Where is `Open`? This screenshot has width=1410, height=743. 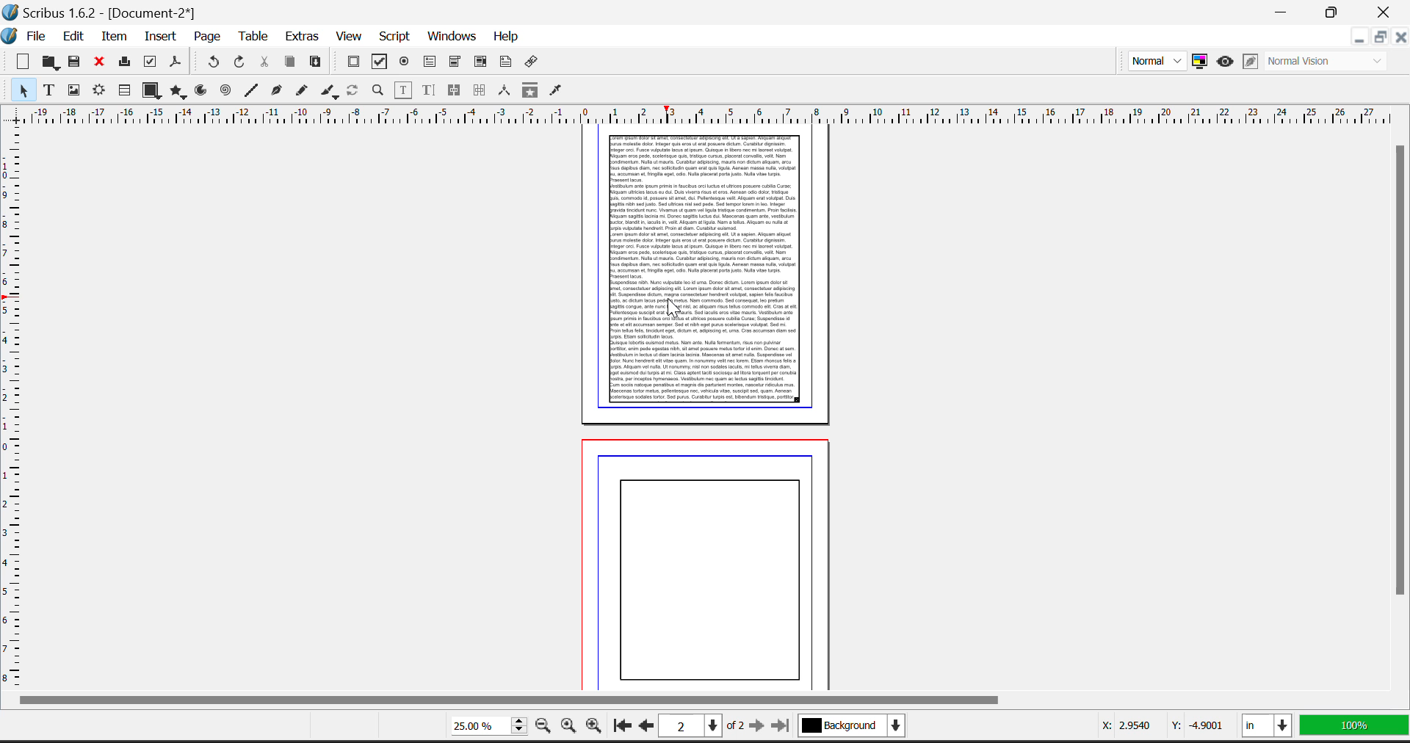 Open is located at coordinates (50, 62).